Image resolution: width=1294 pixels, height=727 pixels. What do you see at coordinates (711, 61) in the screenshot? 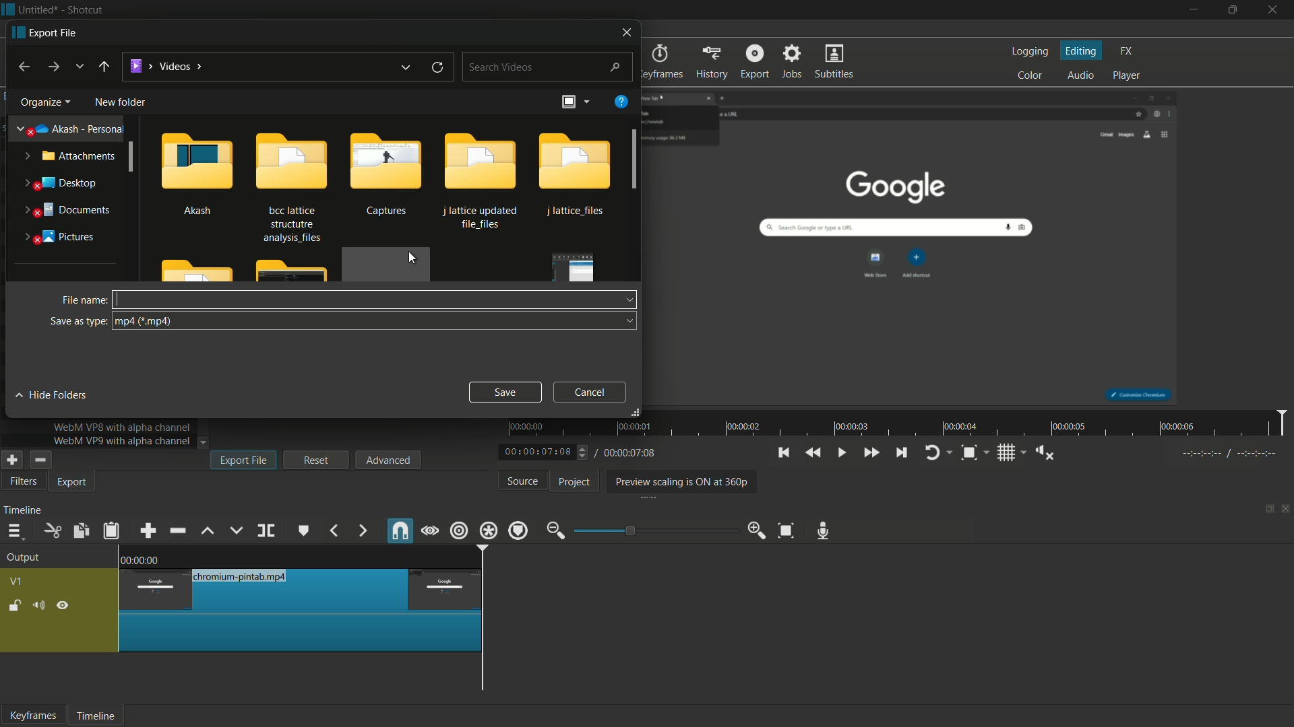
I see `history` at bounding box center [711, 61].